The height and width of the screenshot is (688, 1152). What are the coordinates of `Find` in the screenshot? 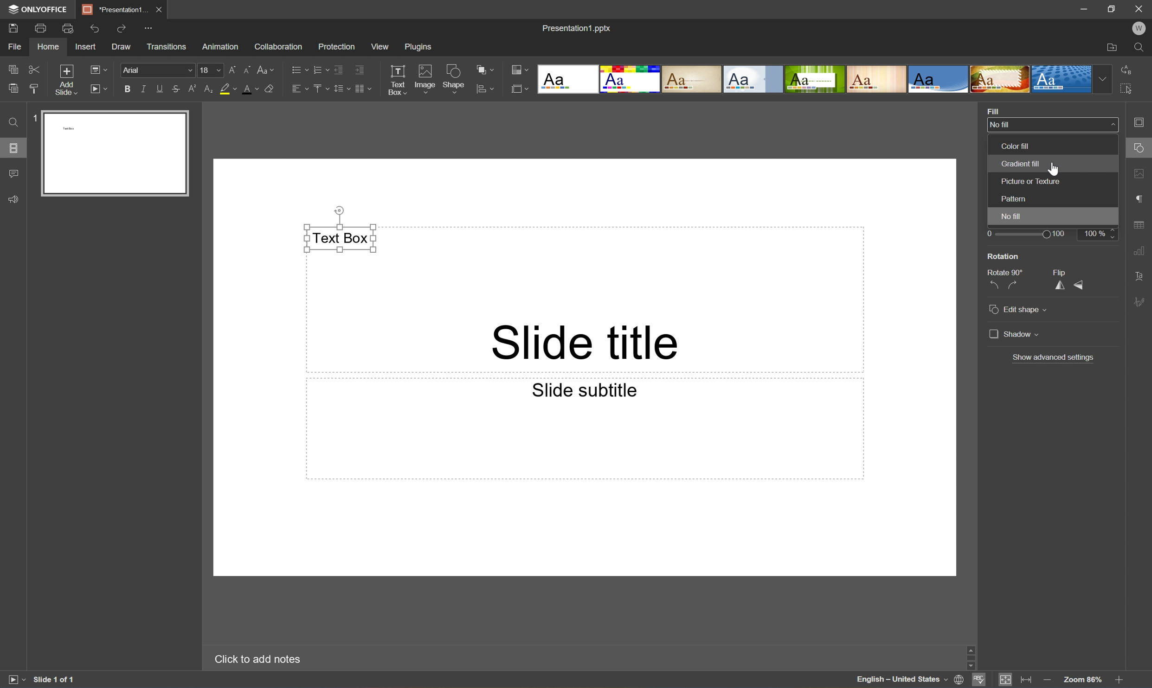 It's located at (1141, 48).